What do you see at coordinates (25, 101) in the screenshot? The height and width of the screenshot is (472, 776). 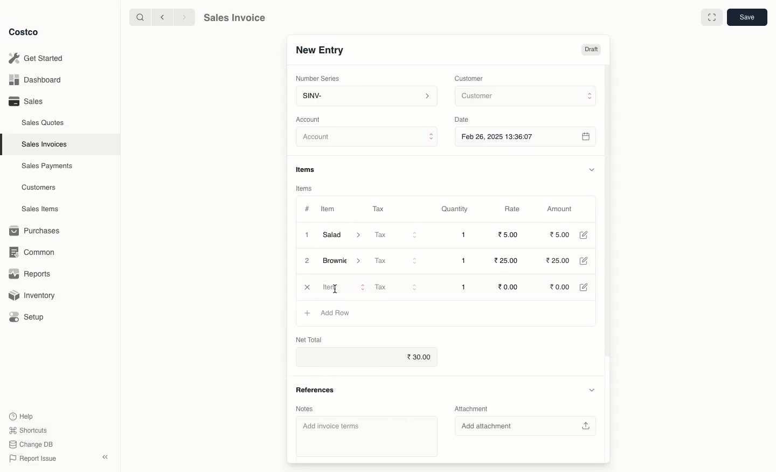 I see `Sales` at bounding box center [25, 101].